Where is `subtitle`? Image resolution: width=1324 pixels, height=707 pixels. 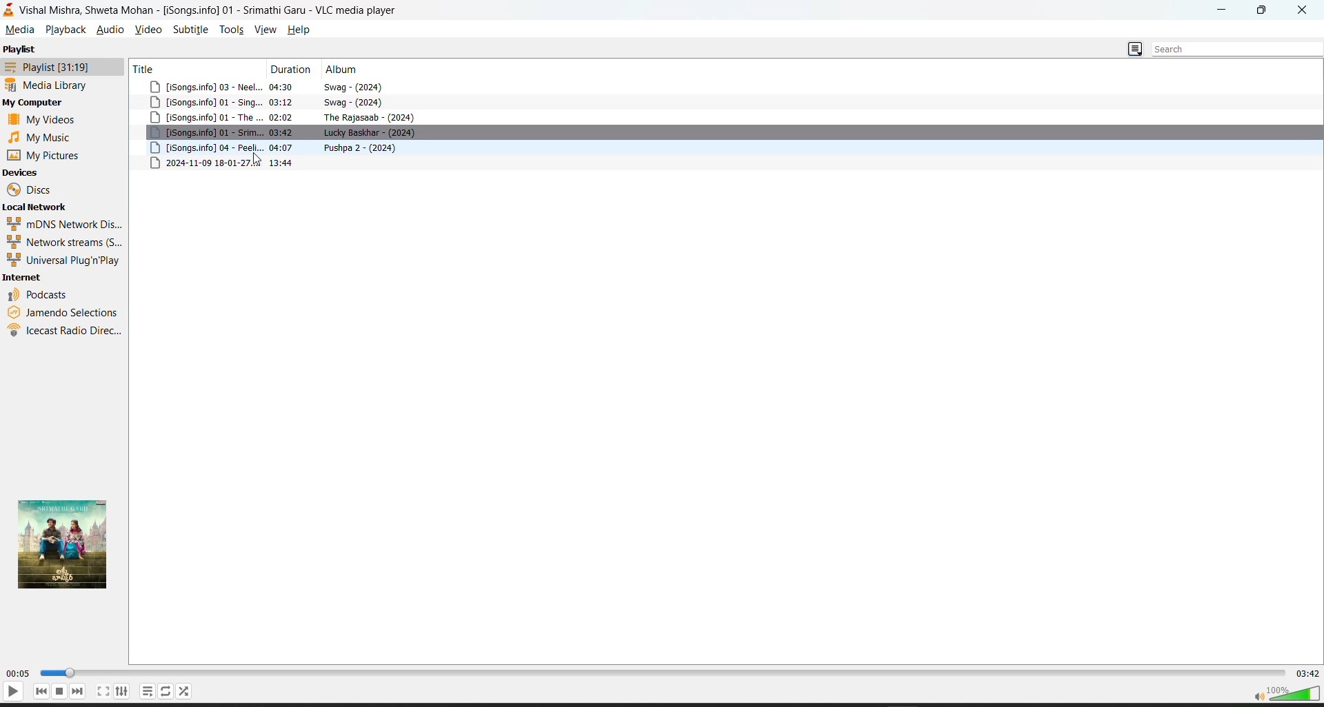 subtitle is located at coordinates (190, 30).